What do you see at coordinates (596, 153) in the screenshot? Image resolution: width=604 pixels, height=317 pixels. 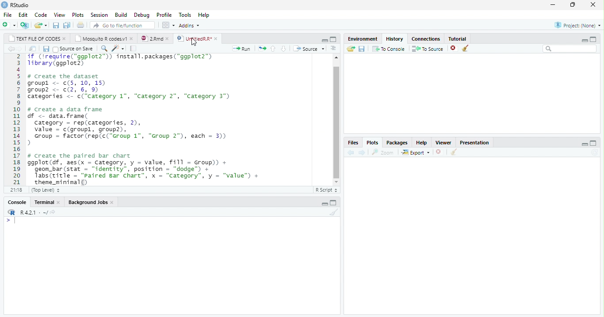 I see `sync` at bounding box center [596, 153].